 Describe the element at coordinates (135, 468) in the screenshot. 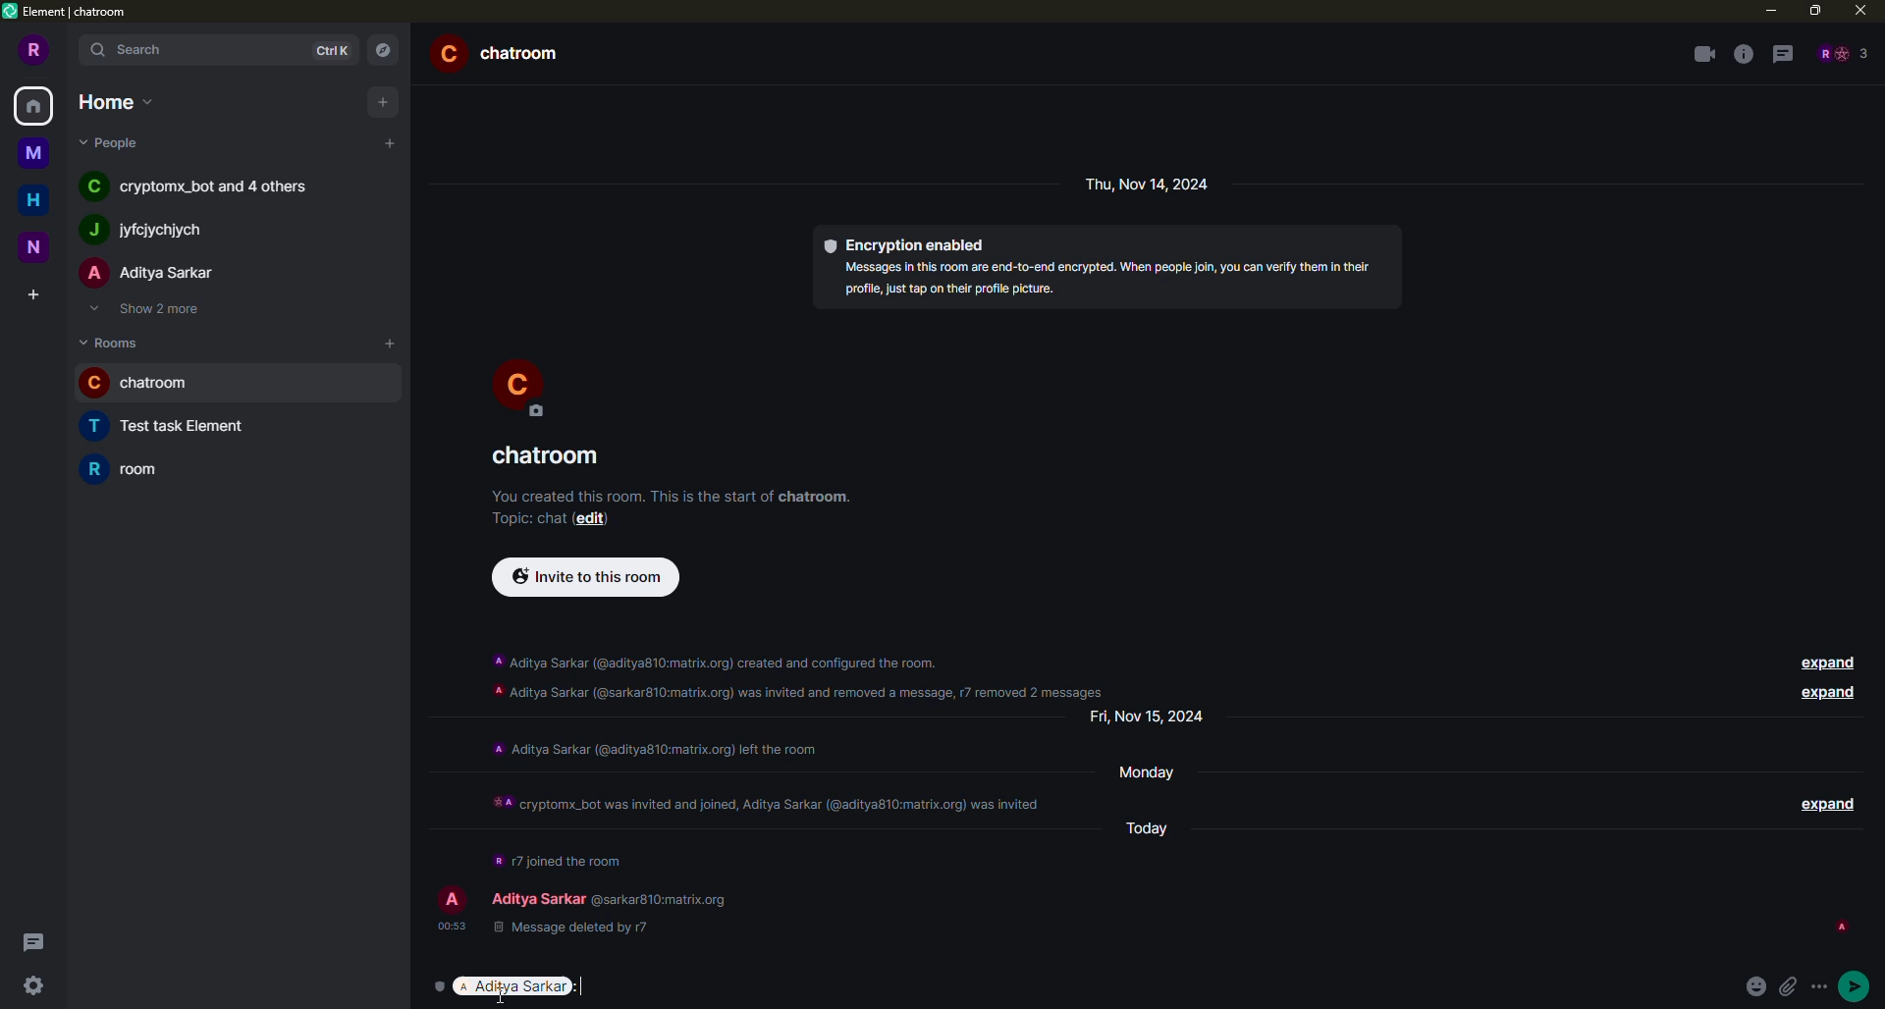

I see `room` at that location.